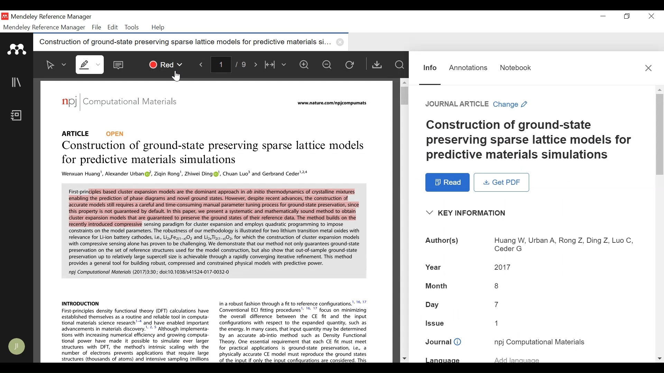  I want to click on Mendeley Desktop Icon, so click(5, 16).